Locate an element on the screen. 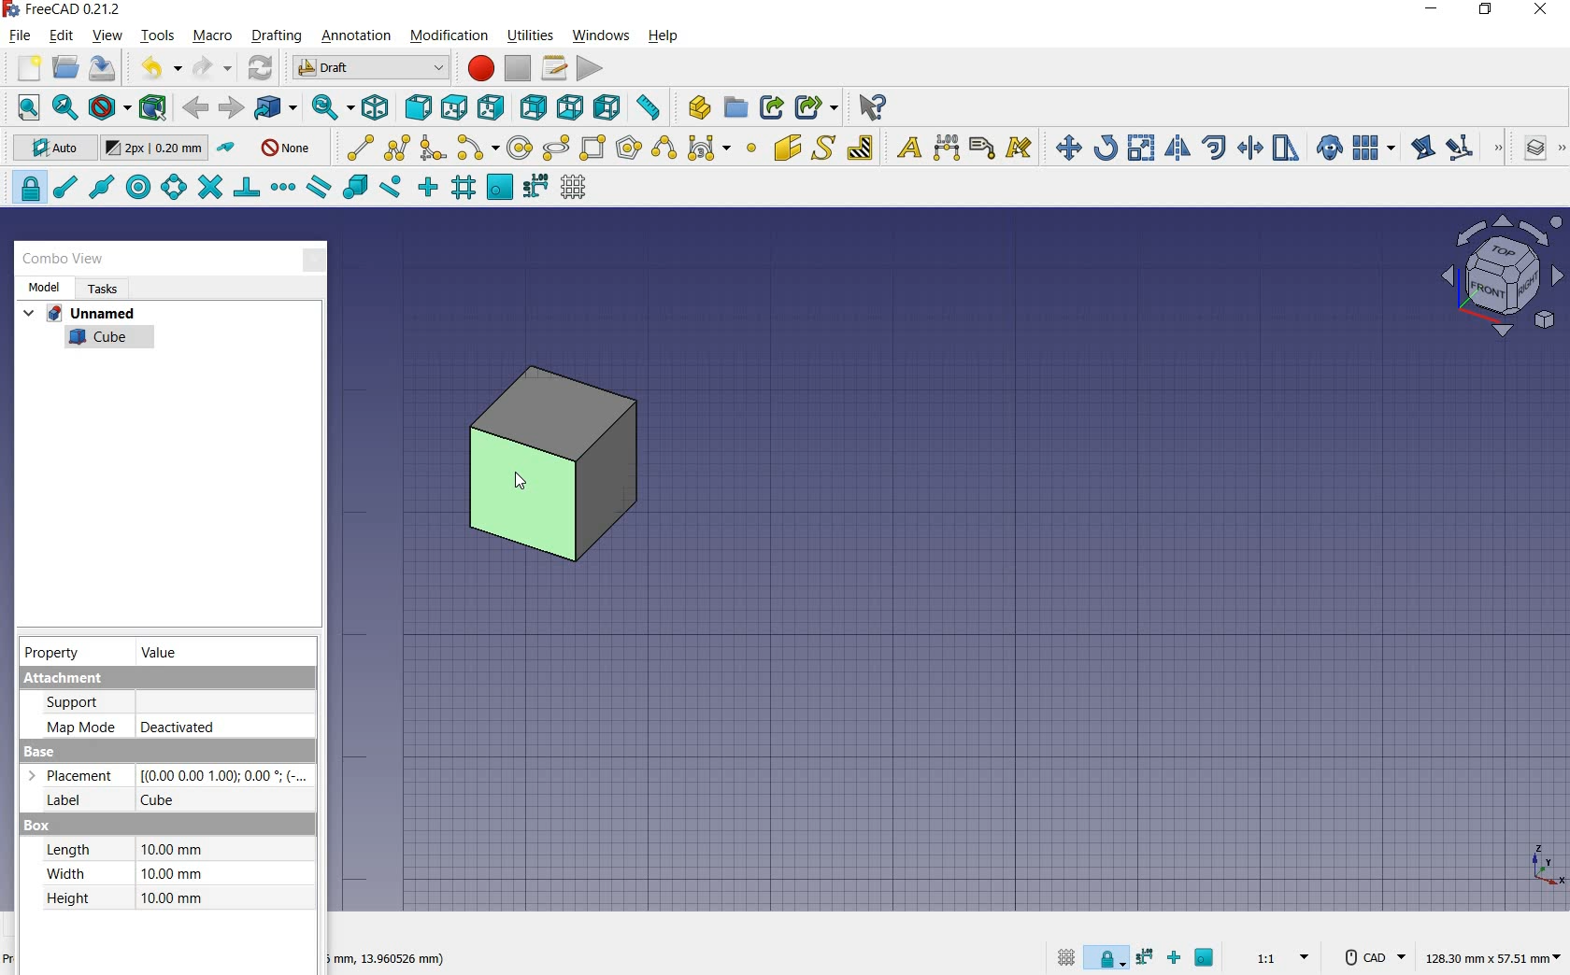 The image size is (1570, 975). tasks is located at coordinates (118, 289).